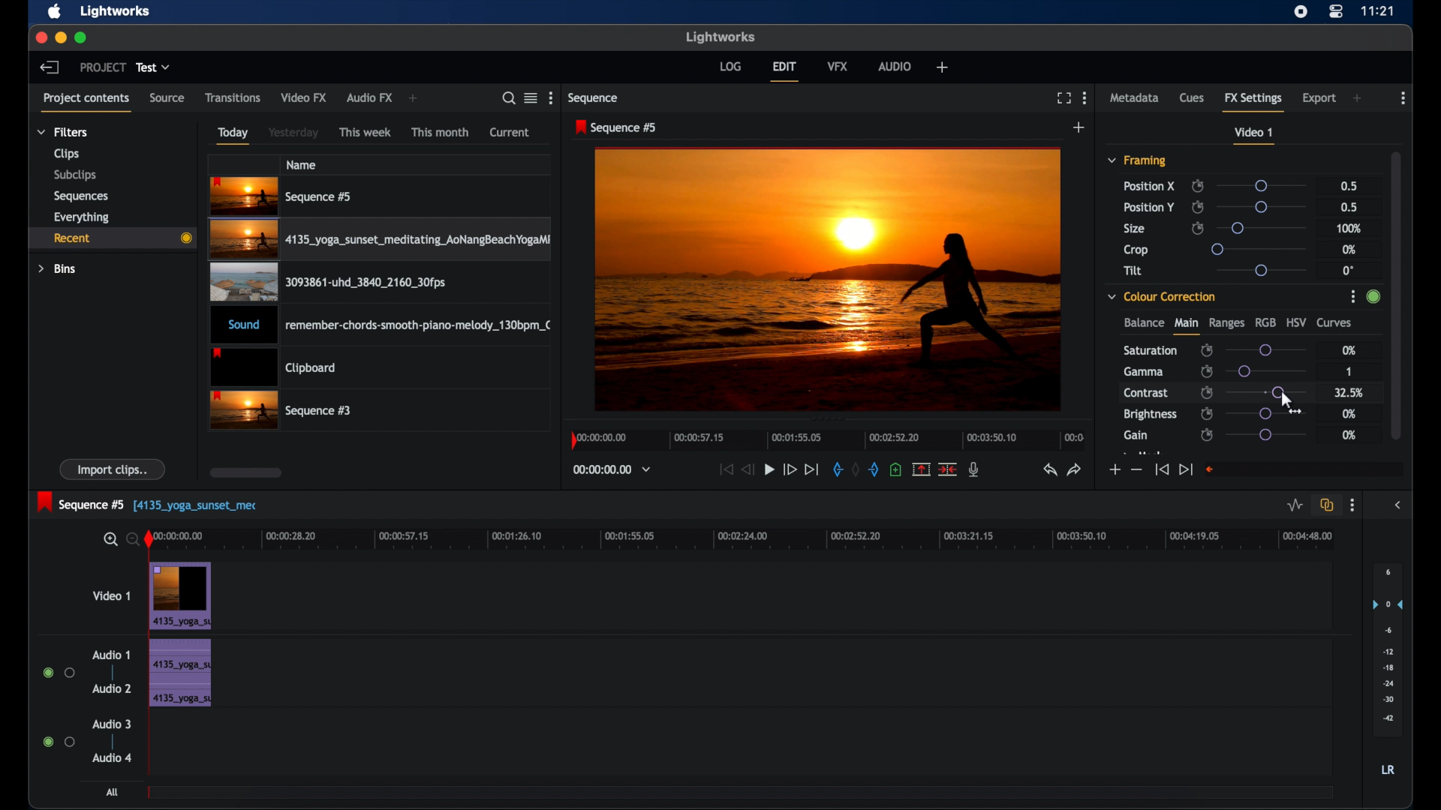 The image size is (1441, 810). What do you see at coordinates (282, 196) in the screenshot?
I see `videoclip` at bounding box center [282, 196].